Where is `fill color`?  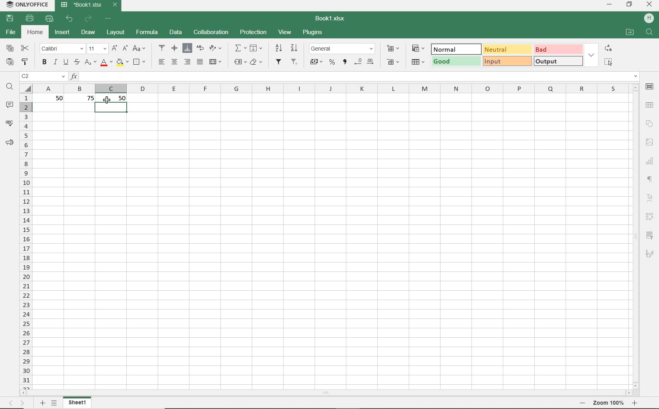
fill color is located at coordinates (122, 63).